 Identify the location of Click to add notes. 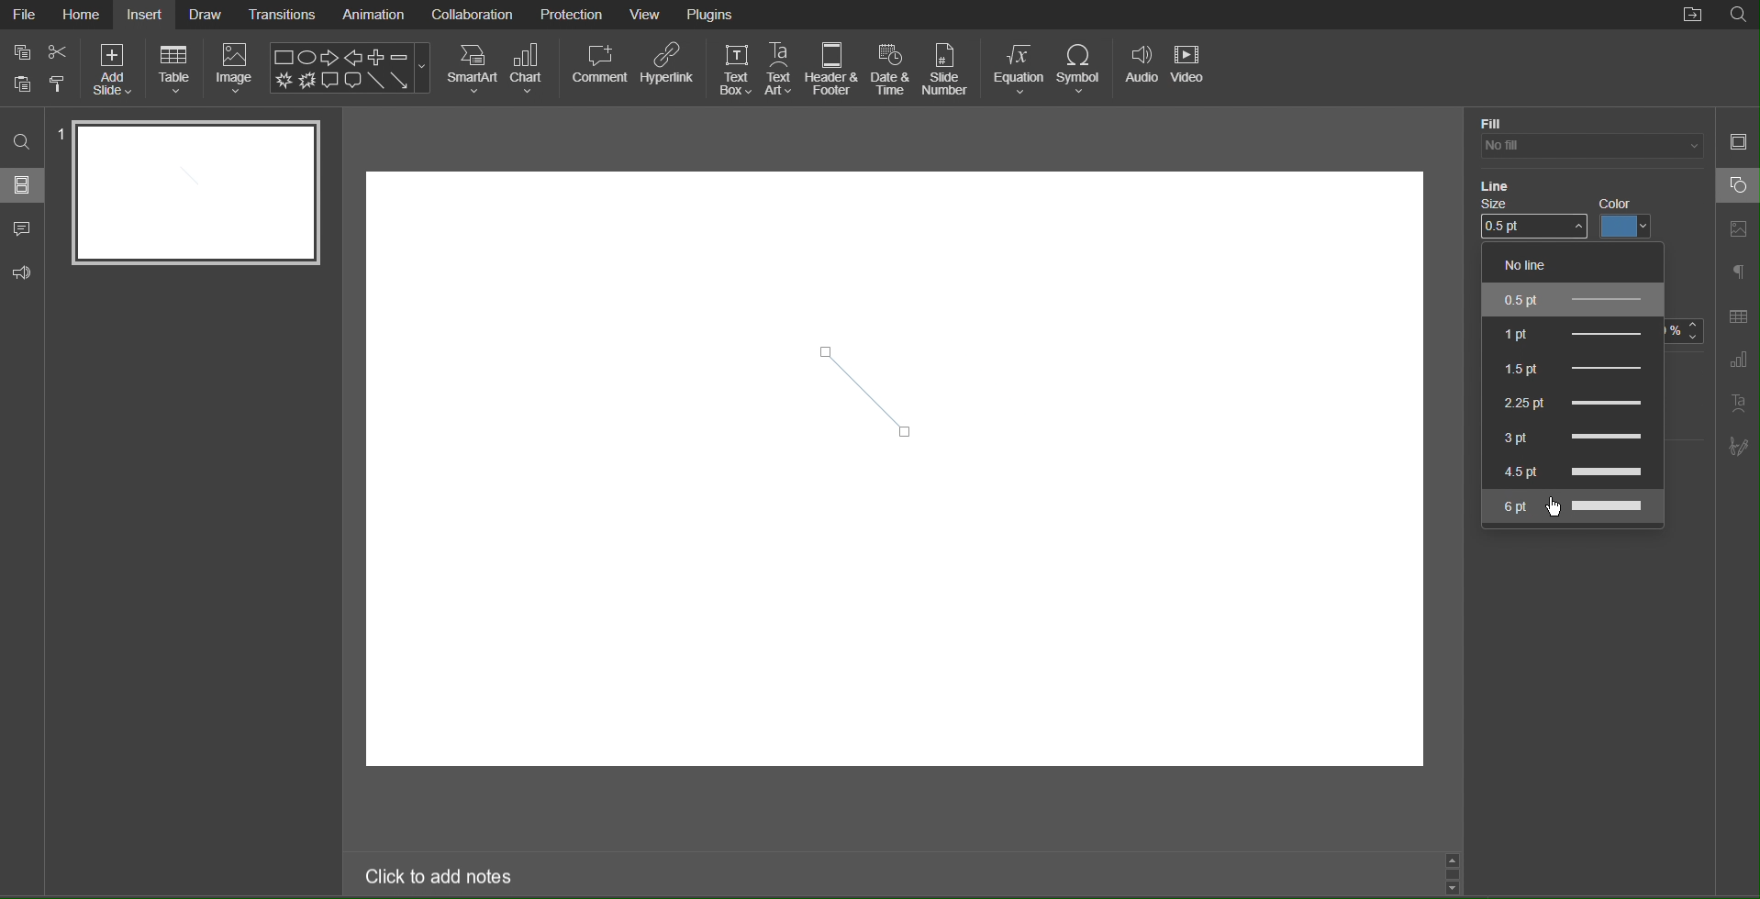
(440, 879).